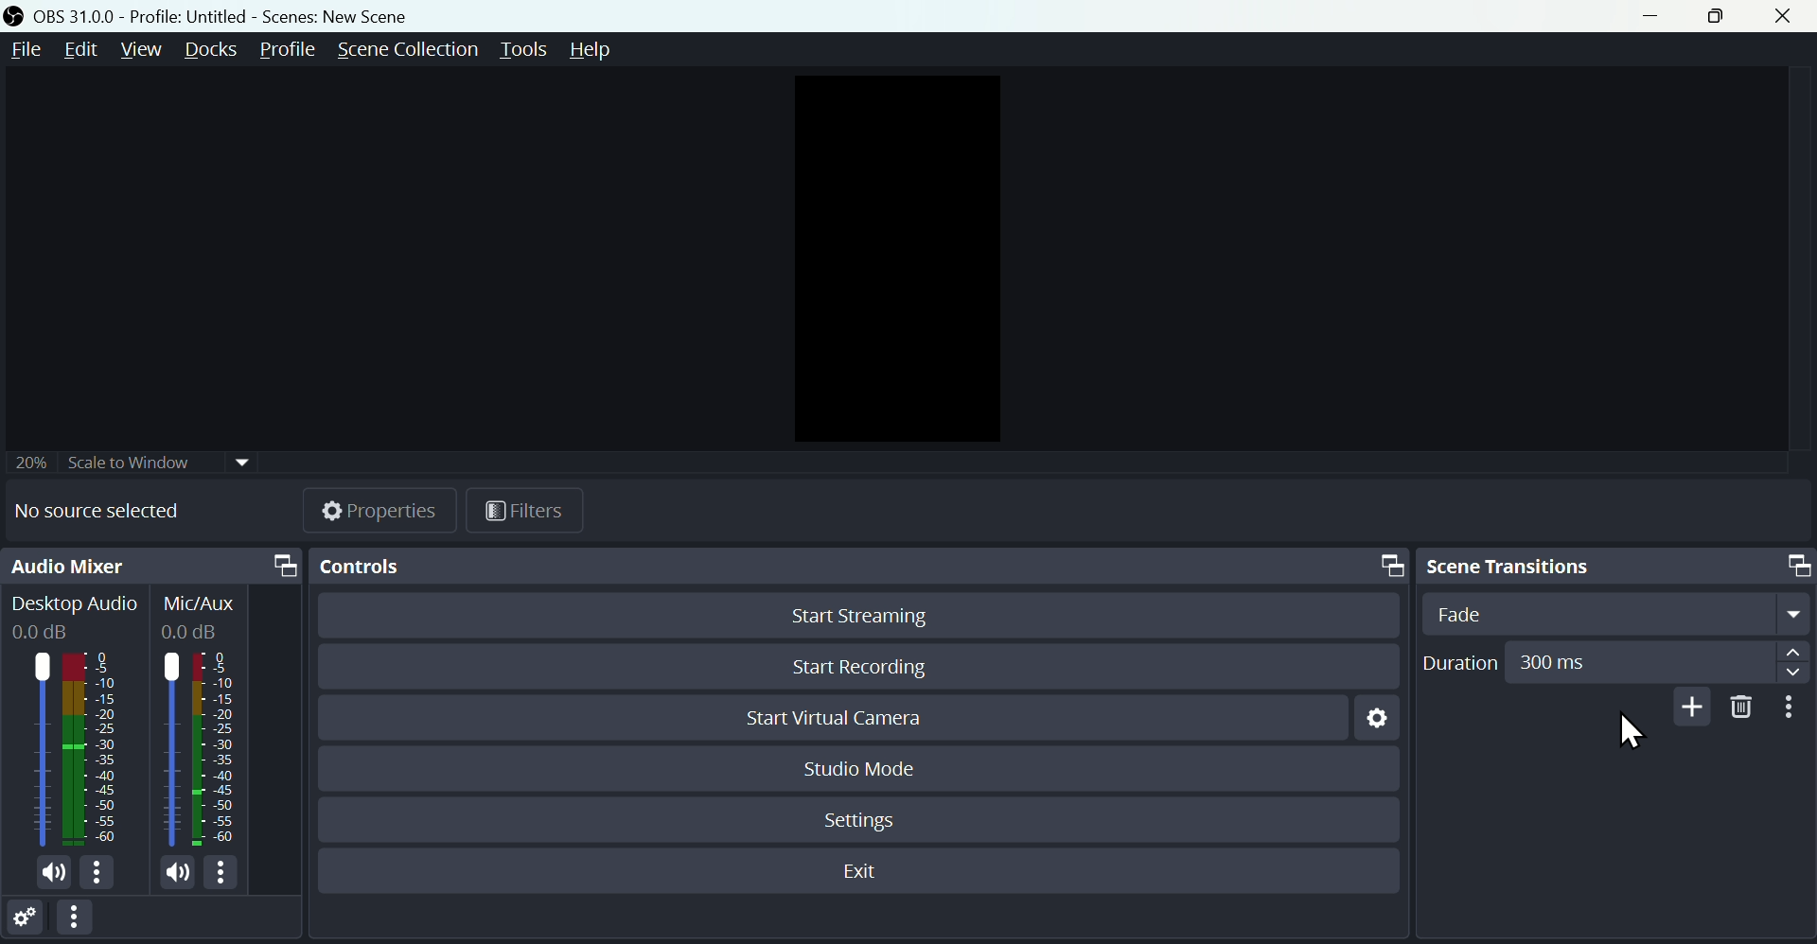 This screenshot has height=944, width=1817. I want to click on Scene collection, so click(406, 49).